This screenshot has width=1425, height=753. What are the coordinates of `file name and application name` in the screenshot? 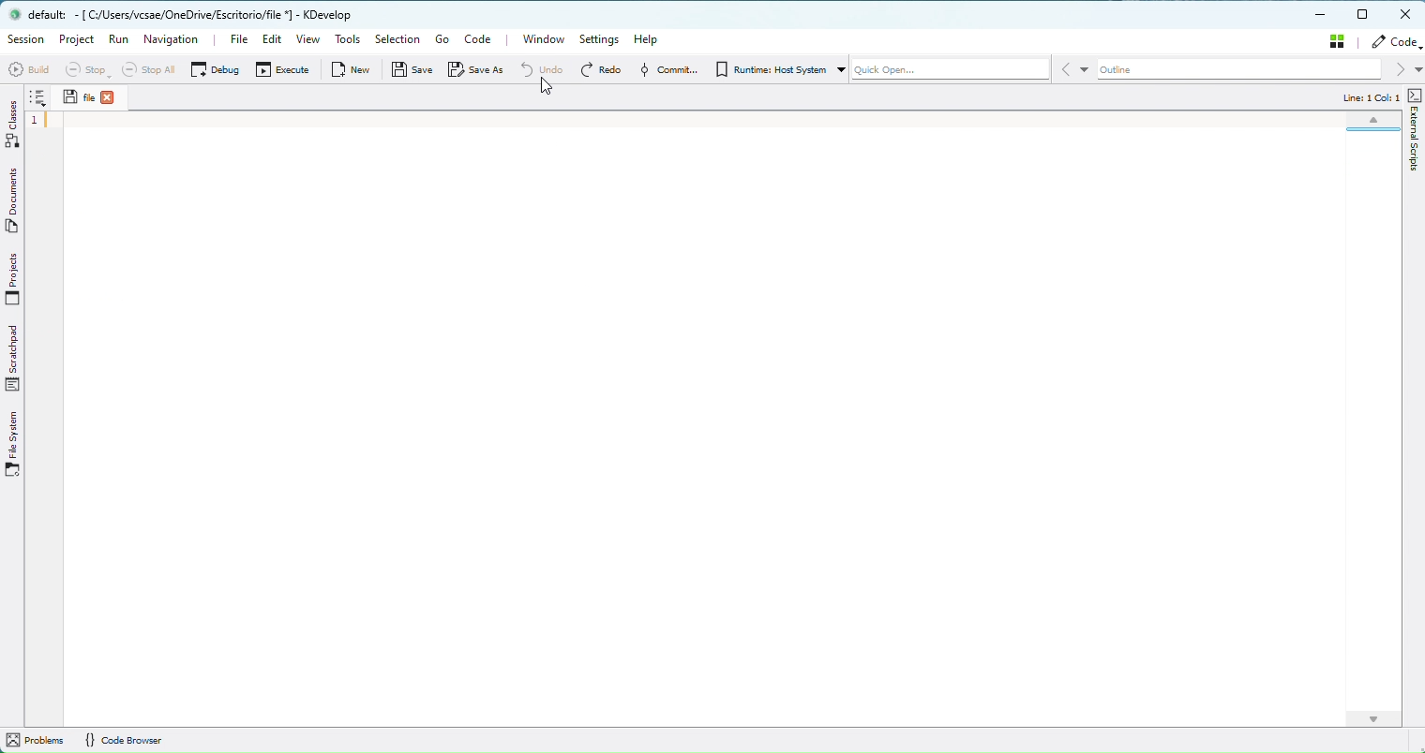 It's located at (177, 13).